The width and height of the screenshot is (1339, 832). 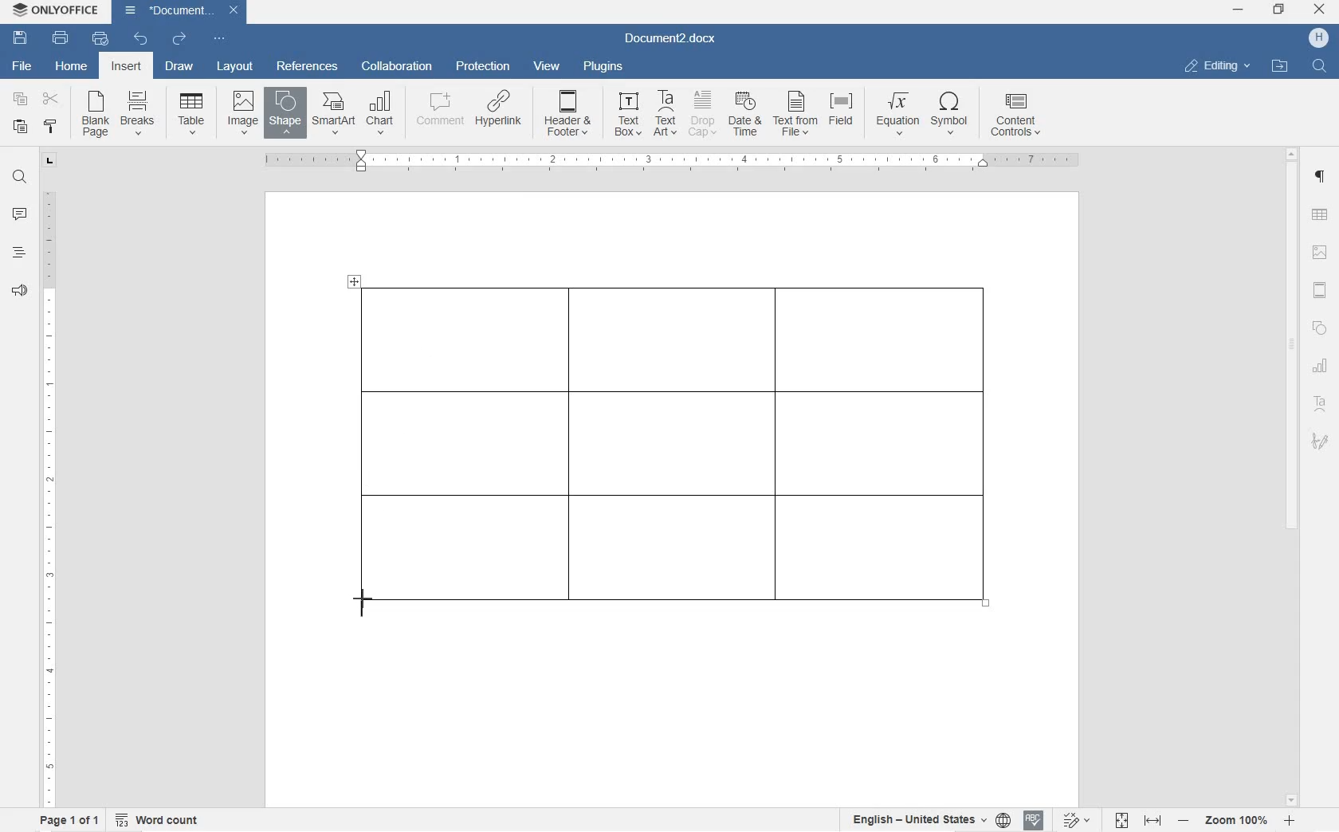 What do you see at coordinates (125, 67) in the screenshot?
I see `insert` at bounding box center [125, 67].